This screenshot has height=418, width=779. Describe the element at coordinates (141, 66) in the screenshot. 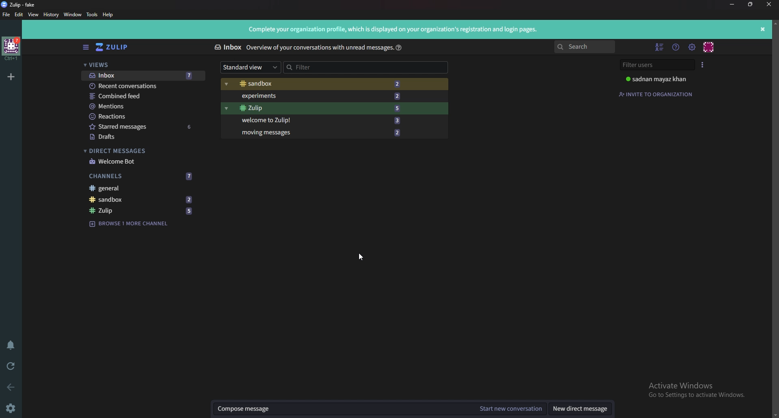

I see `Views` at that location.